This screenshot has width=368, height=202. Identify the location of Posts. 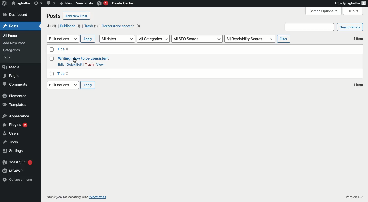
(20, 26).